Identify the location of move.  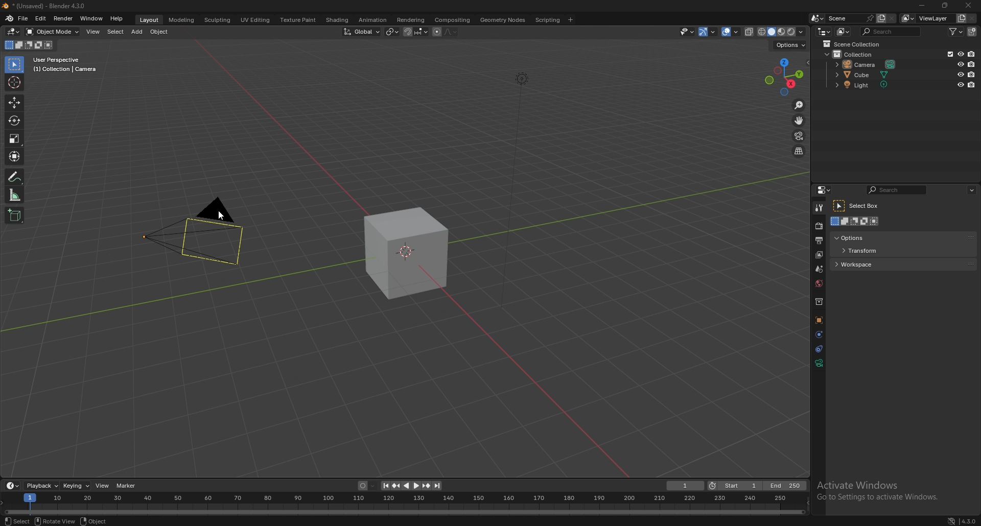
(799, 120).